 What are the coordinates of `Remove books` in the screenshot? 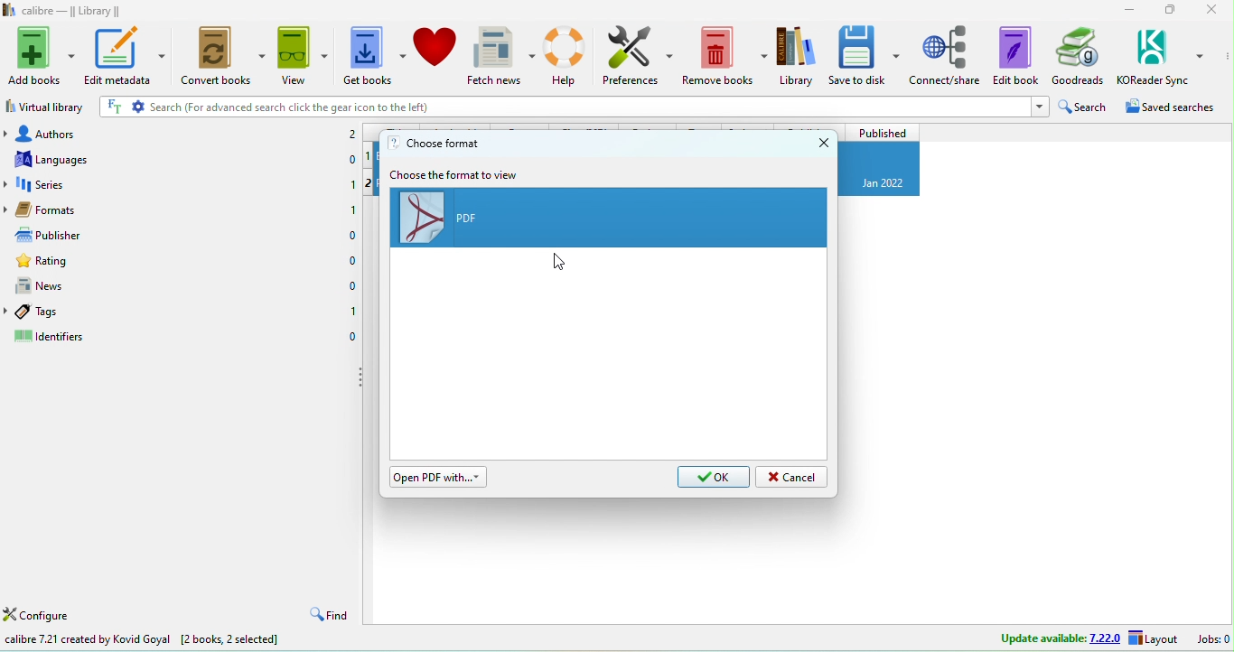 It's located at (726, 55).